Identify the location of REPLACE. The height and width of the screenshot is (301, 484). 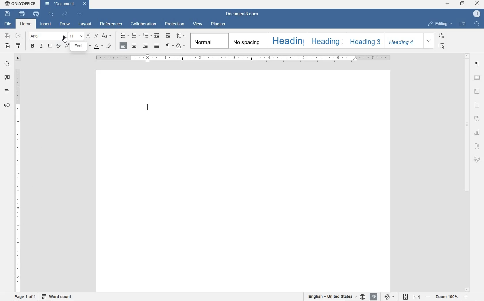
(442, 36).